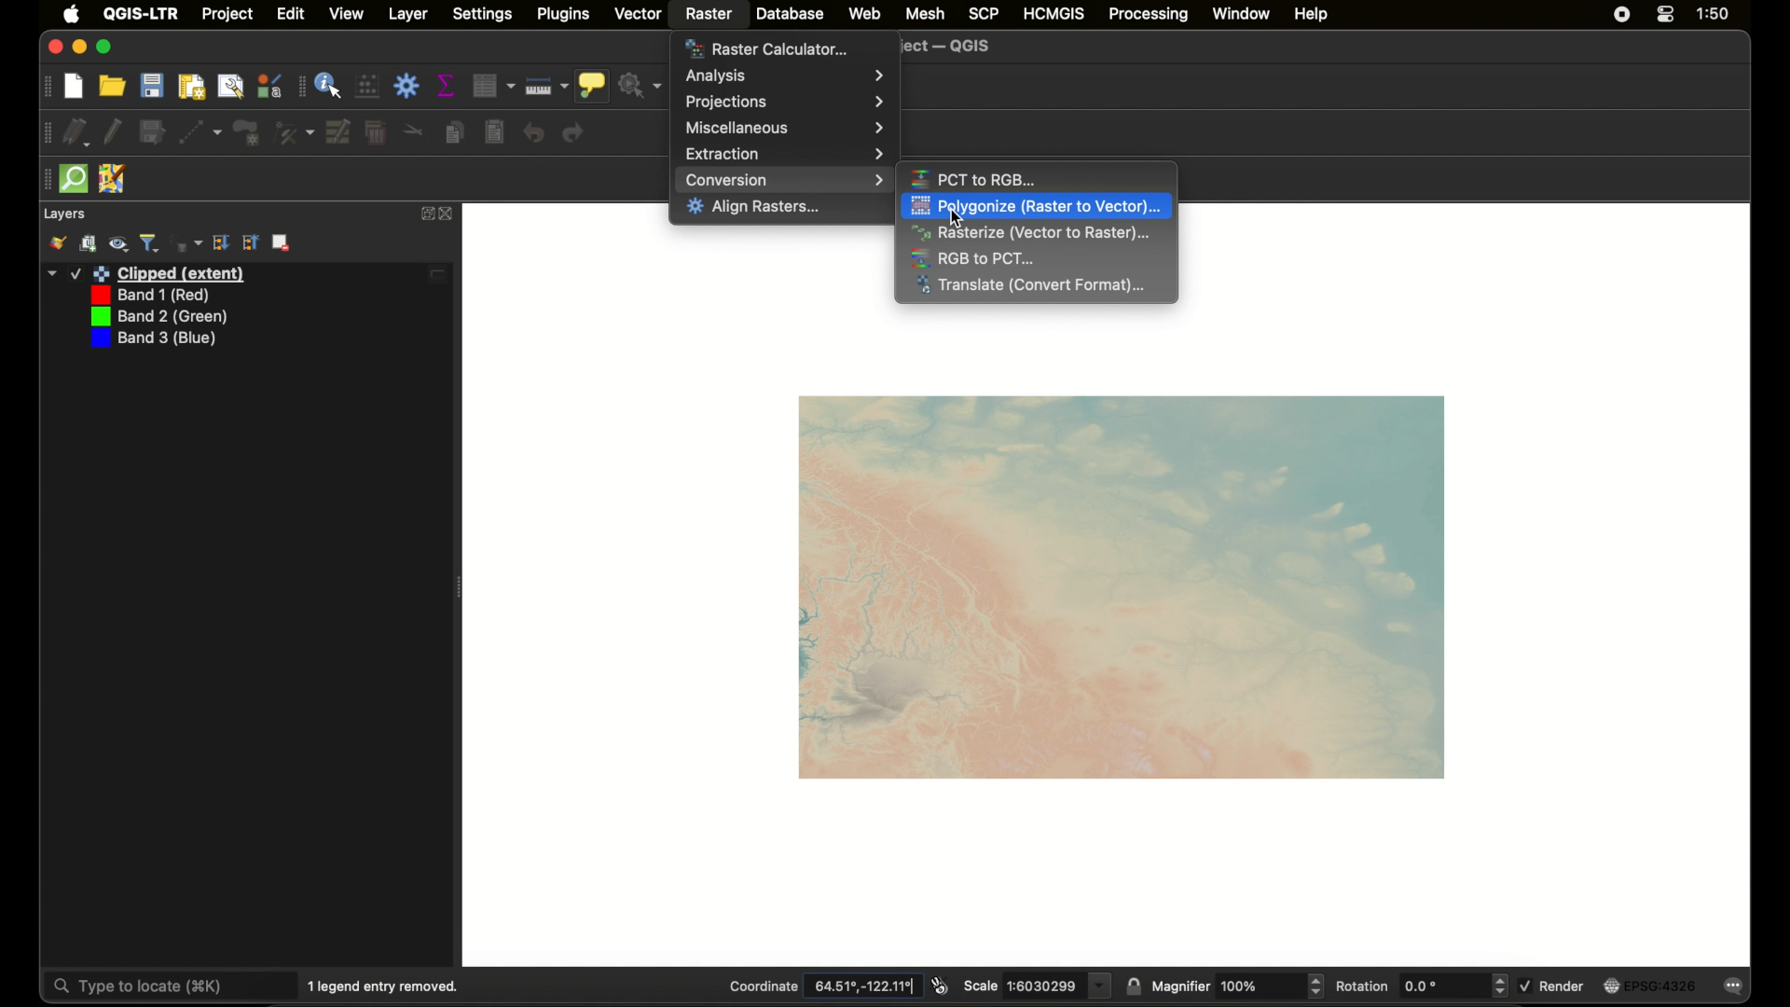 This screenshot has height=1007, width=1790. I want to click on projections, so click(784, 102).